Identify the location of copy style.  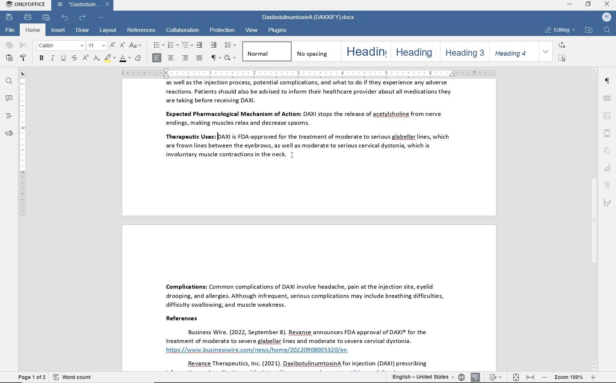
(24, 59).